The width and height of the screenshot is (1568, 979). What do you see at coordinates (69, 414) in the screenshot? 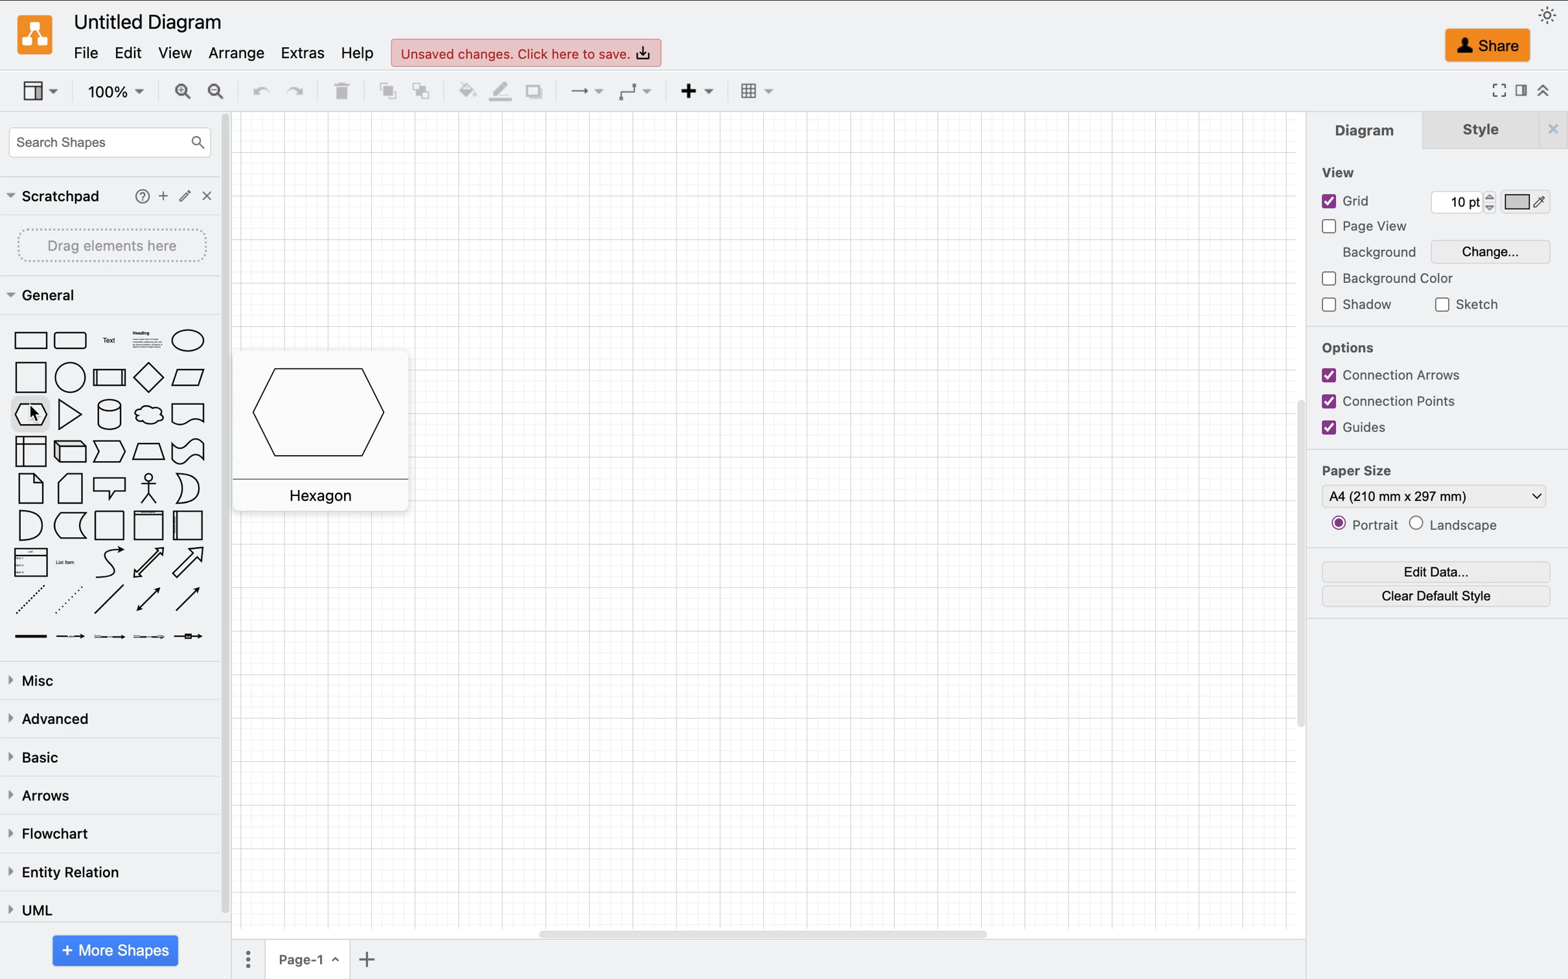
I see `triangle` at bounding box center [69, 414].